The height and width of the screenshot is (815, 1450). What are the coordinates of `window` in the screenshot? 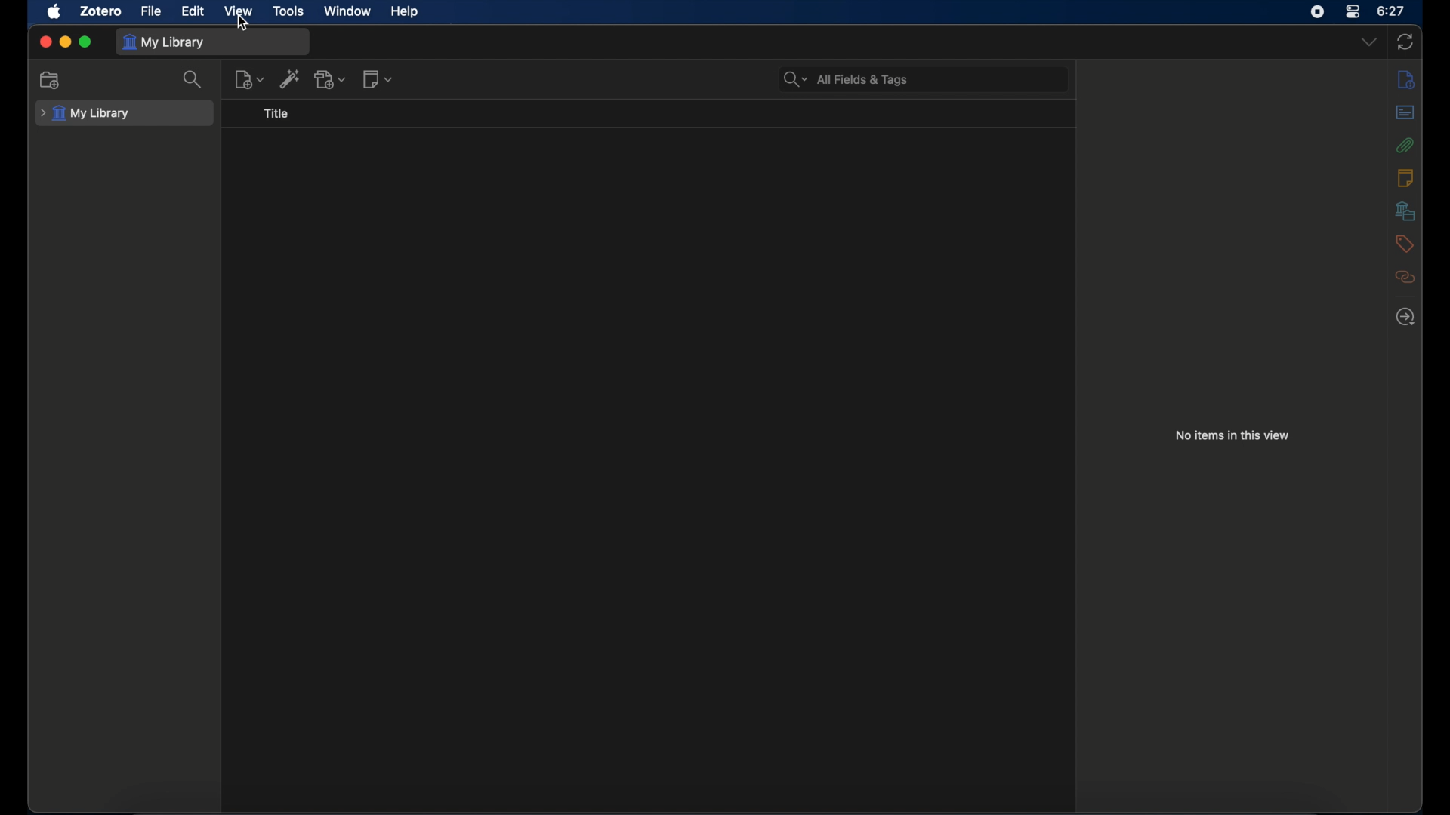 It's located at (348, 11).